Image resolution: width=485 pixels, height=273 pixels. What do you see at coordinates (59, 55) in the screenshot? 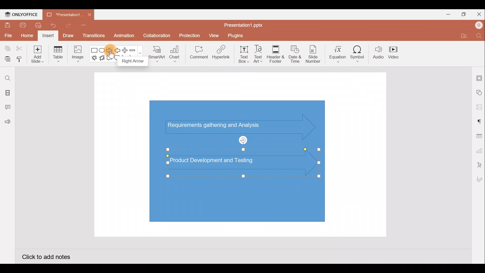
I see `Table` at bounding box center [59, 55].